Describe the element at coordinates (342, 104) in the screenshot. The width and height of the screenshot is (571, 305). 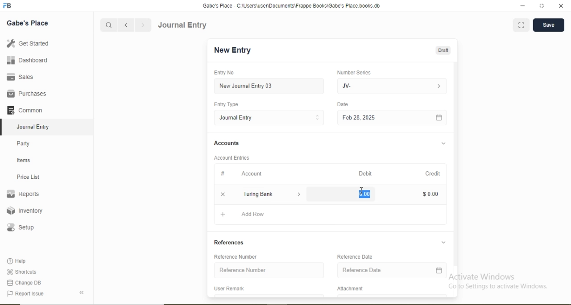
I see `Date` at that location.